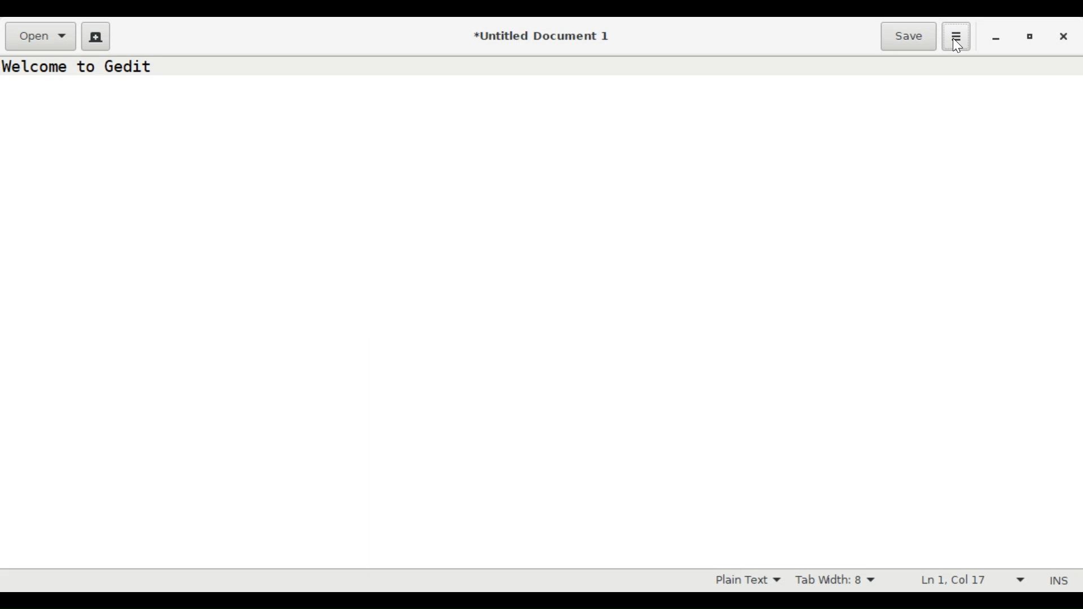 The image size is (1083, 609). Describe the element at coordinates (541, 37) in the screenshot. I see `*Untitled Document 1` at that location.